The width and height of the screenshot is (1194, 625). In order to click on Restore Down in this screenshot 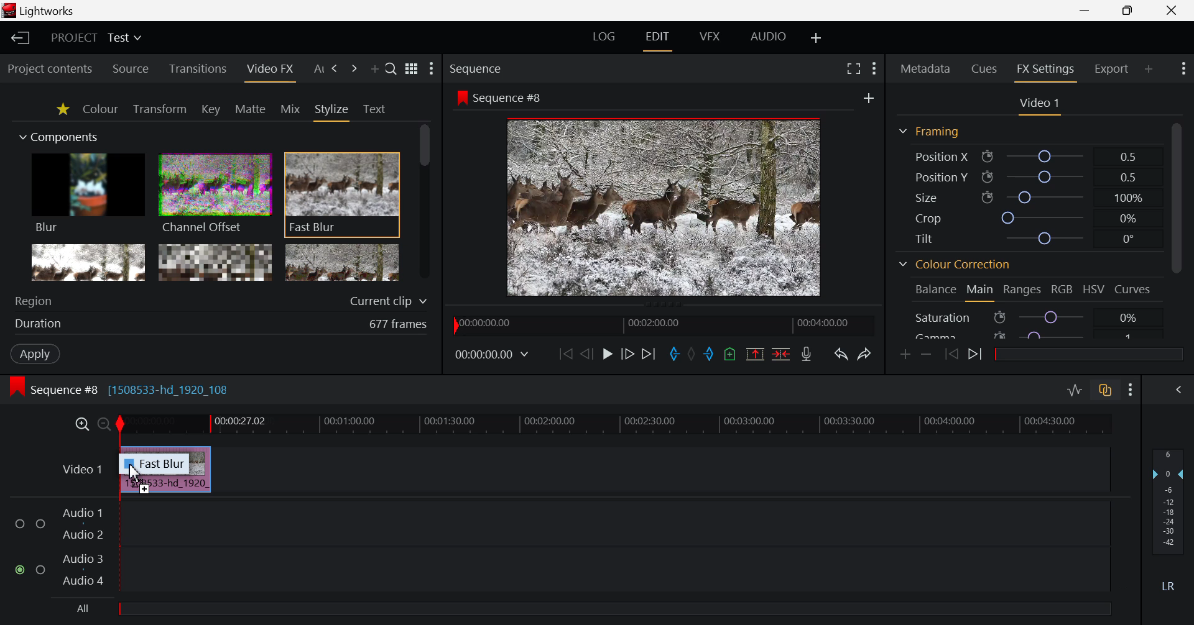, I will do `click(1089, 10)`.